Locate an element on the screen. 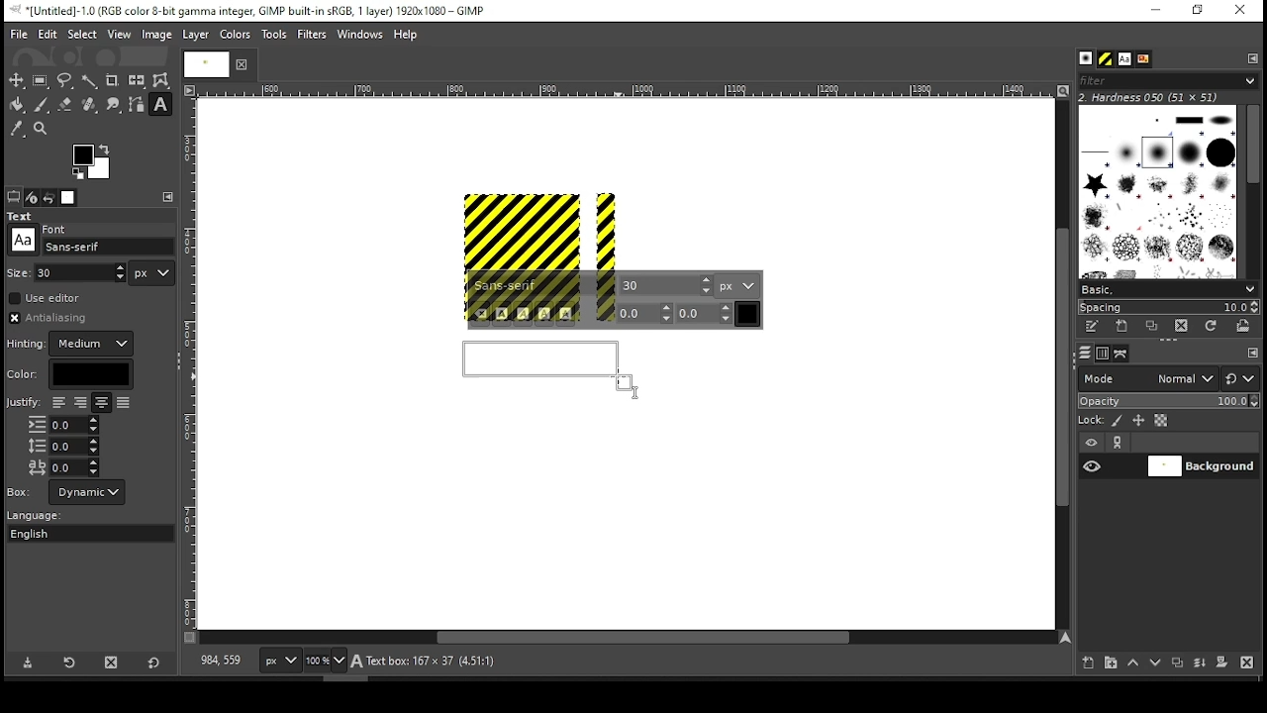 Image resolution: width=1267 pixels, height=713 pixels. file is located at coordinates (19, 35).